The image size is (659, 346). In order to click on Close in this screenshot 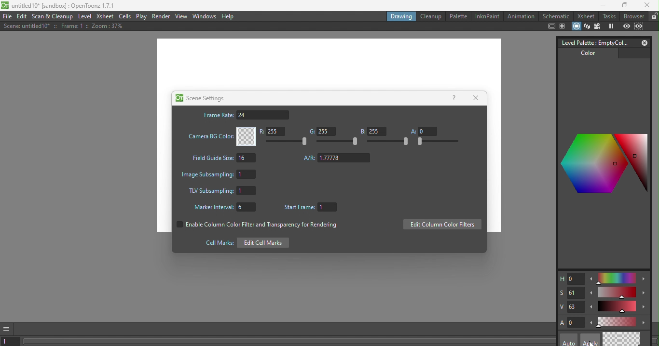, I will do `click(478, 97)`.